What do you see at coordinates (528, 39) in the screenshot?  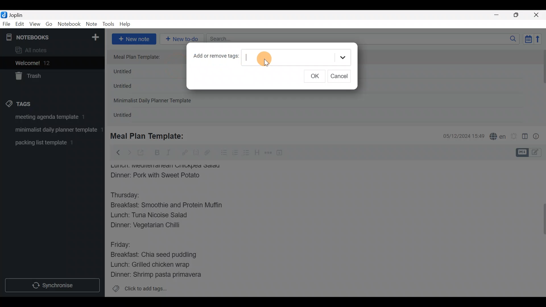 I see `Toggle sort order` at bounding box center [528, 39].